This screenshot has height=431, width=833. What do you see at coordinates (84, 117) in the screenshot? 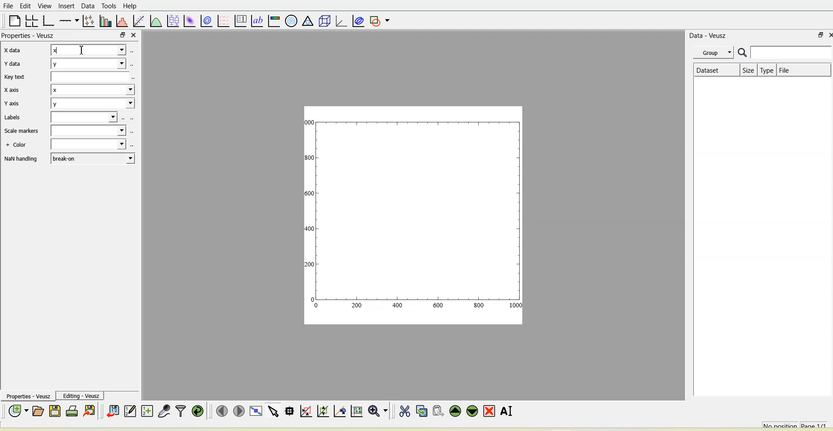
I see `select using dataset browser` at bounding box center [84, 117].